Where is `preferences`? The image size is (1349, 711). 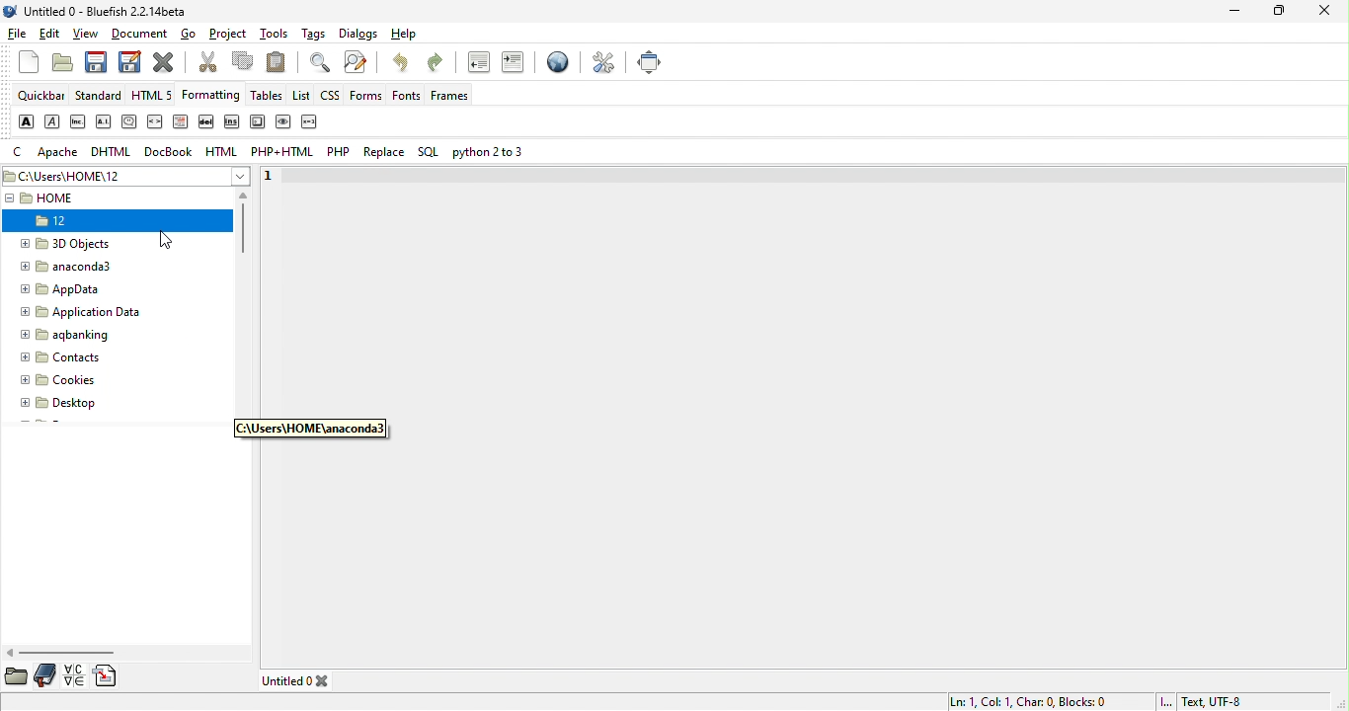
preferences is located at coordinates (602, 64).